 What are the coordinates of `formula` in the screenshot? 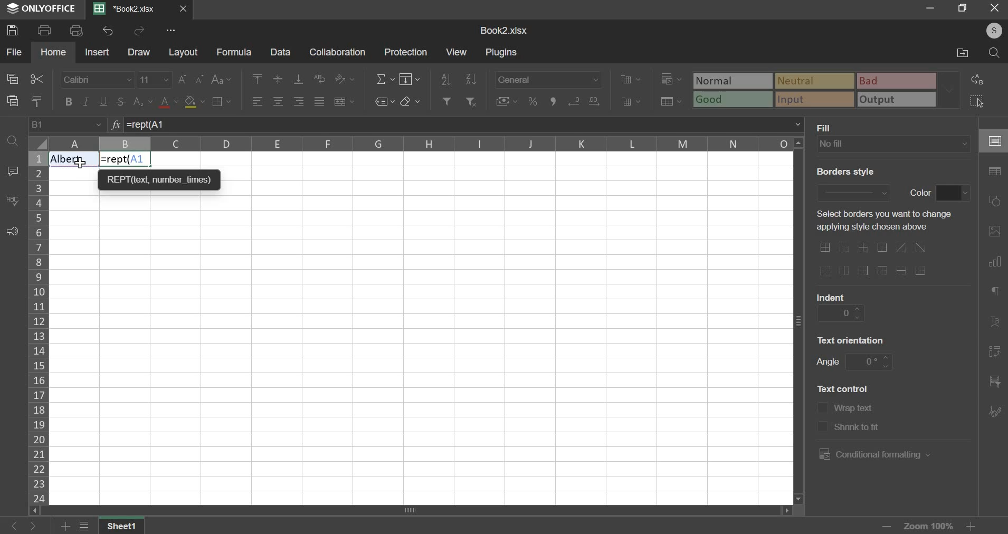 It's located at (235, 52).